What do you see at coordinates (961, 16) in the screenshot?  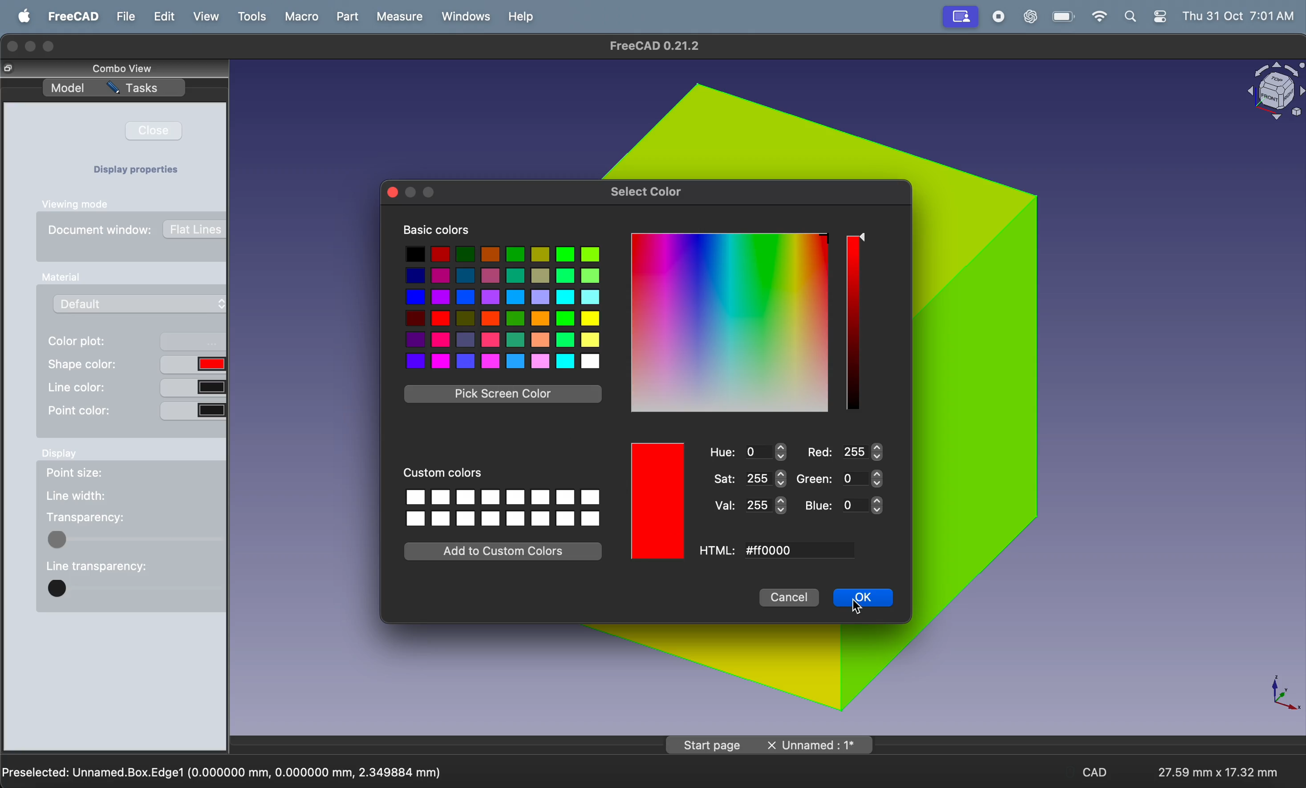 I see `mirror` at bounding box center [961, 16].